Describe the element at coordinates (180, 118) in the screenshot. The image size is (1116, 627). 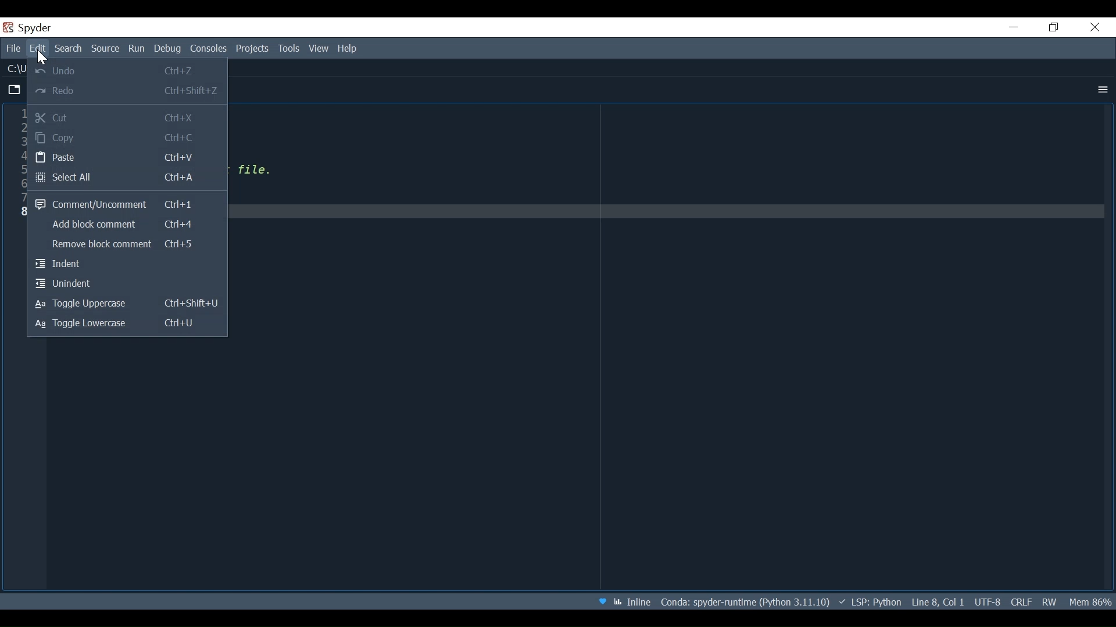
I see `Ctri+X` at that location.